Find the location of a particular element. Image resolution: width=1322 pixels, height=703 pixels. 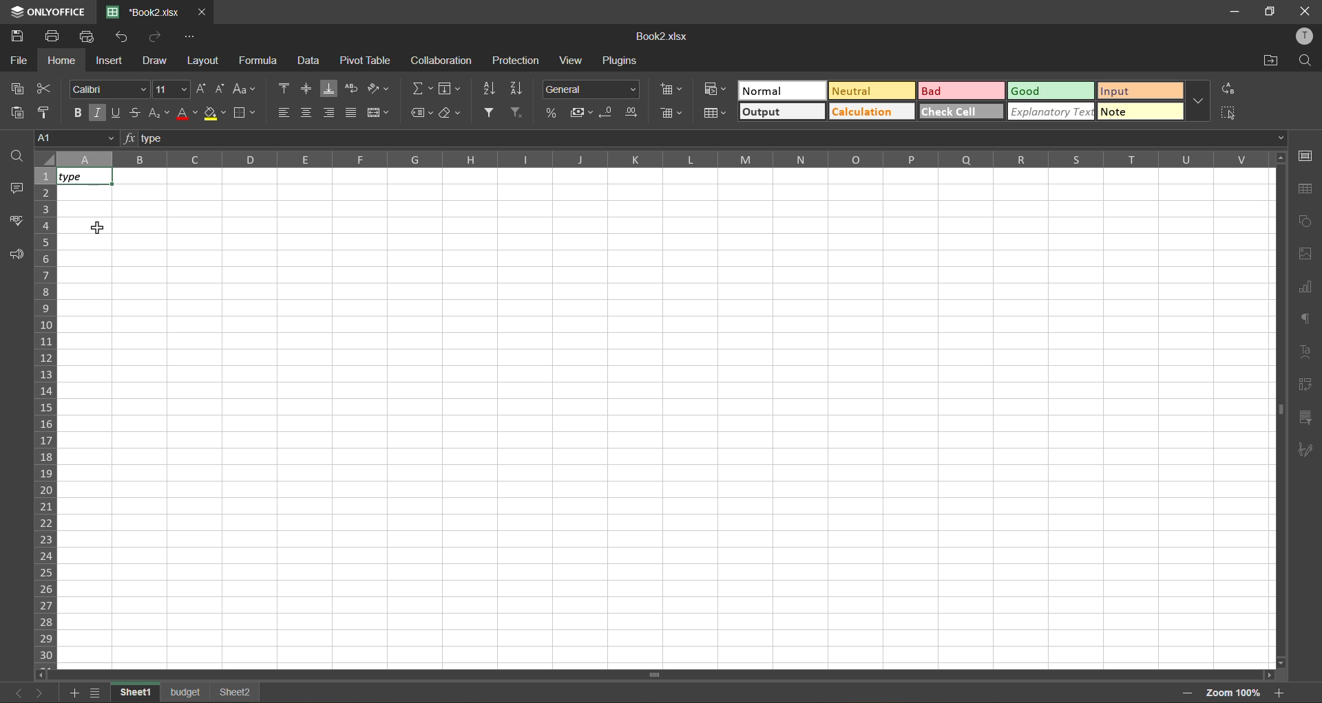

fields is located at coordinates (450, 91).